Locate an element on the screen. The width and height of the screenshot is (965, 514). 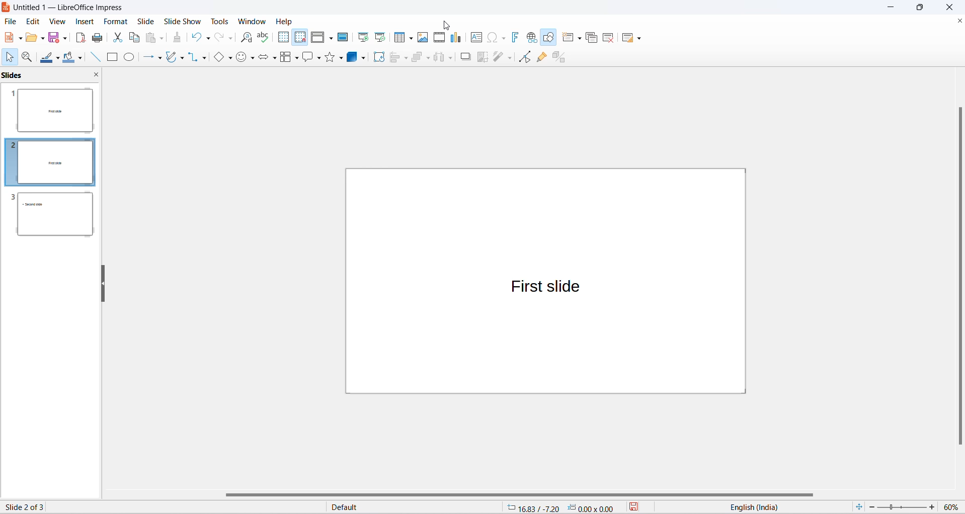
file title is located at coordinates (70, 8).